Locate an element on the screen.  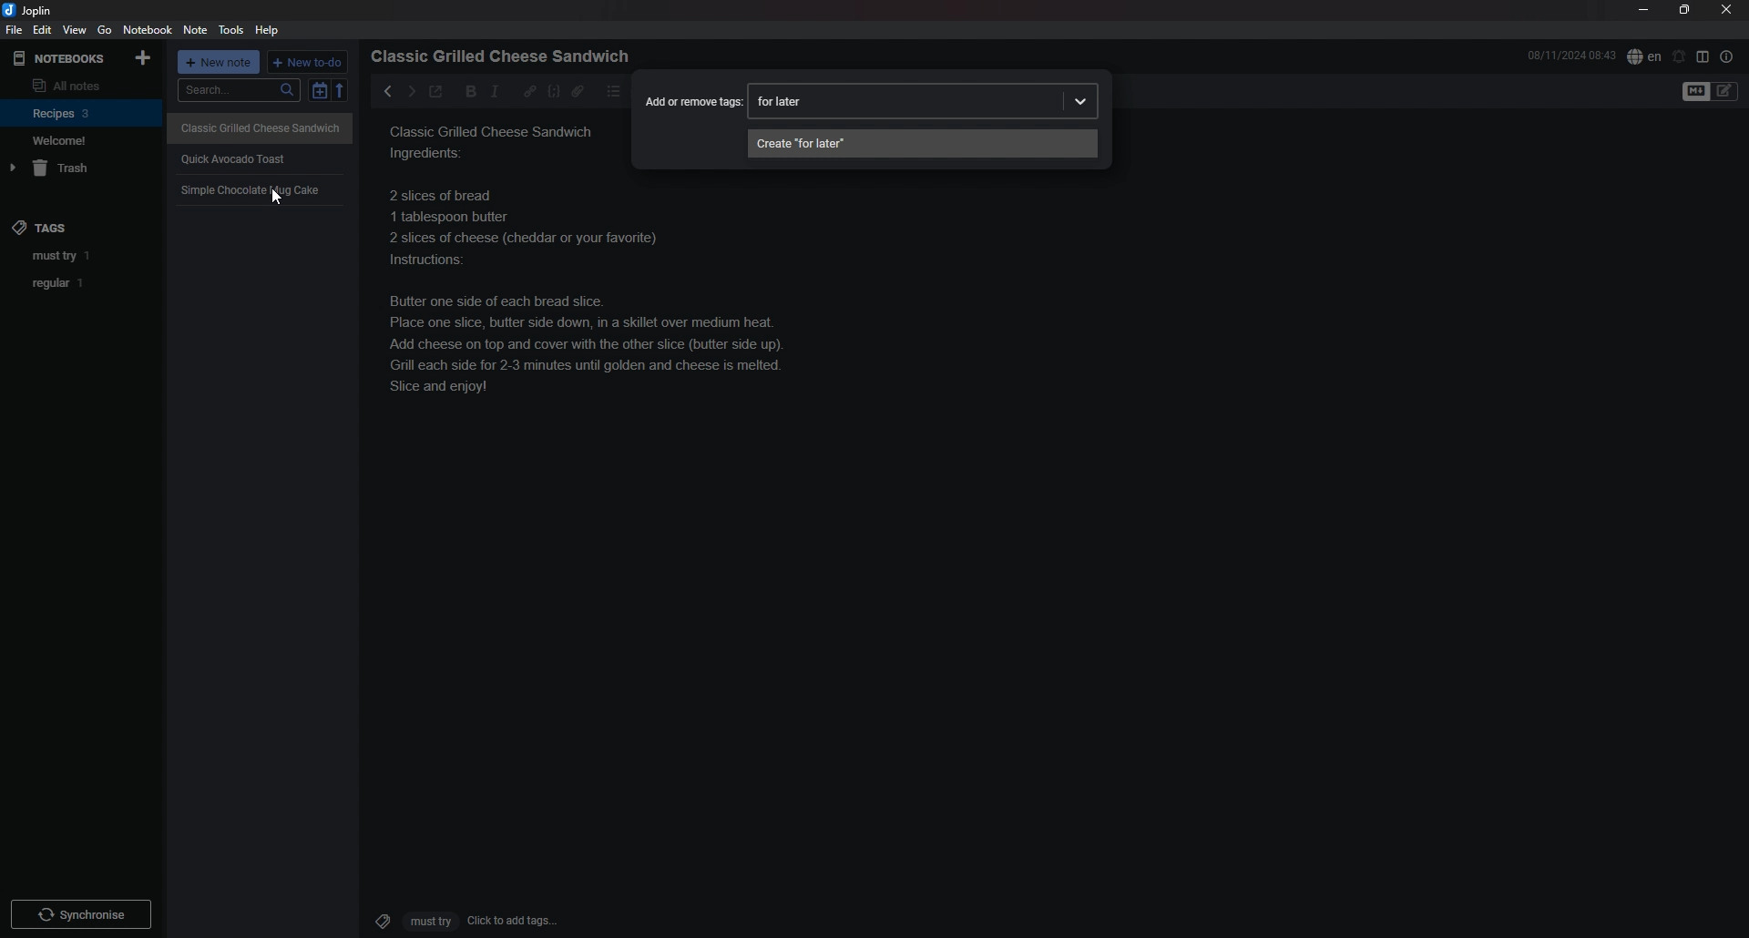
tag is located at coordinates (84, 257).